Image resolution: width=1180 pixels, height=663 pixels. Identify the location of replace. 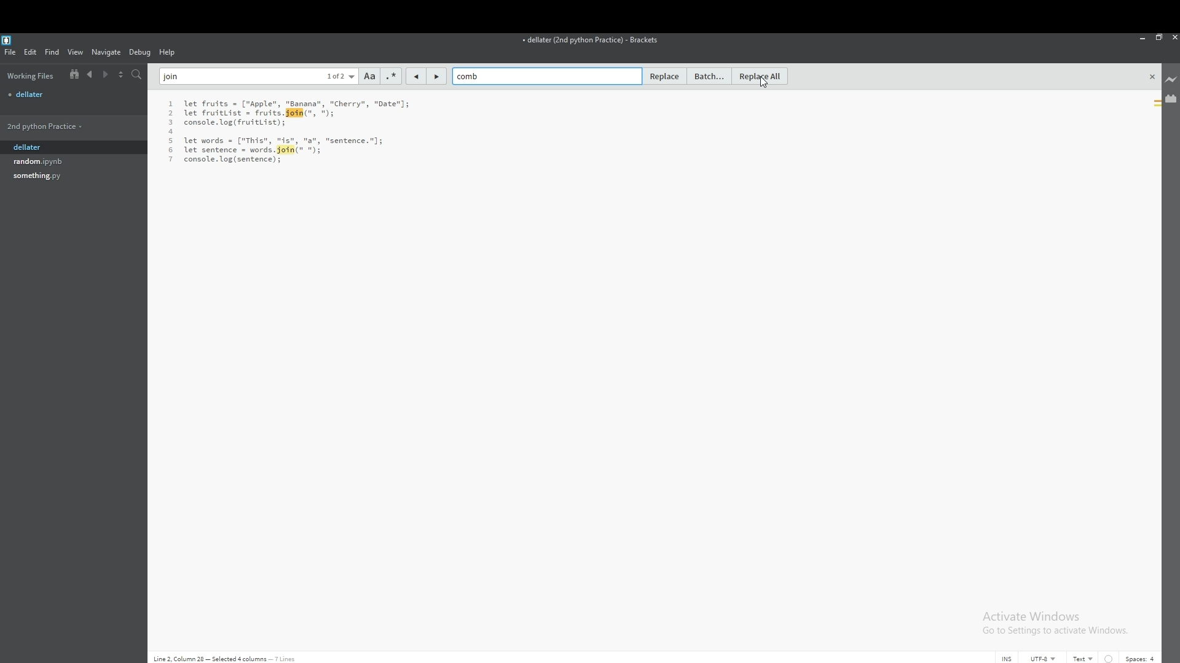
(664, 76).